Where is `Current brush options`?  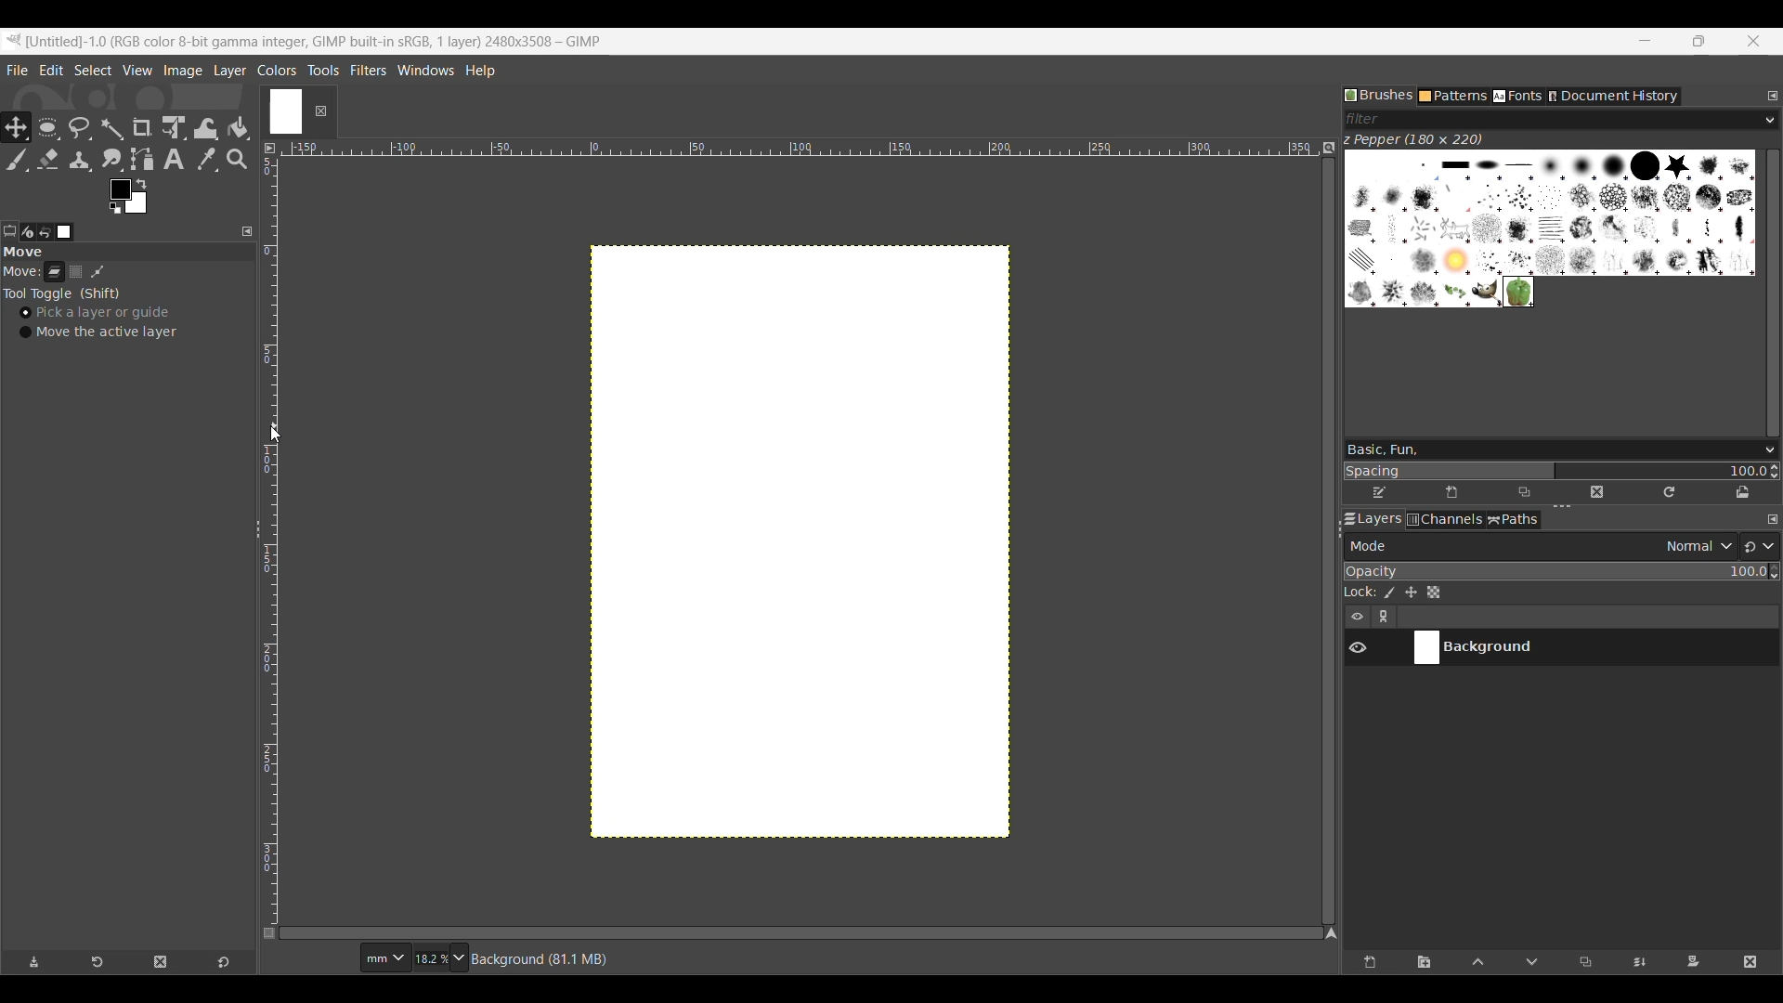
Current brush options is located at coordinates (1550, 228).